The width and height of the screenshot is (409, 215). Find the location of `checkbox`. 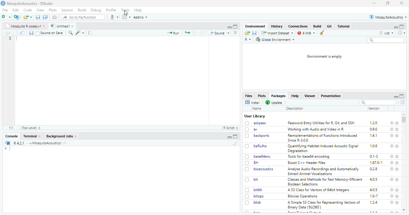

checkbox is located at coordinates (247, 196).